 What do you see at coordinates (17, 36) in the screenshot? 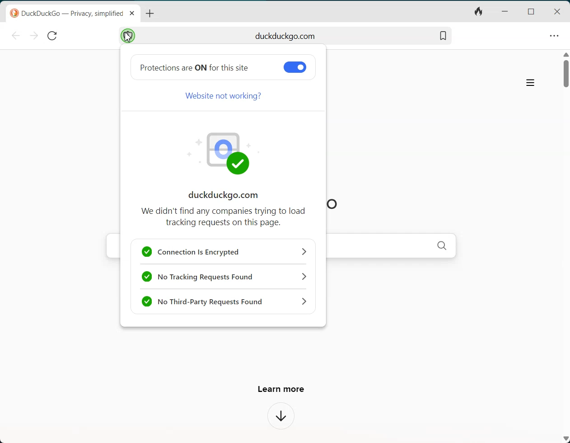
I see `Back` at bounding box center [17, 36].